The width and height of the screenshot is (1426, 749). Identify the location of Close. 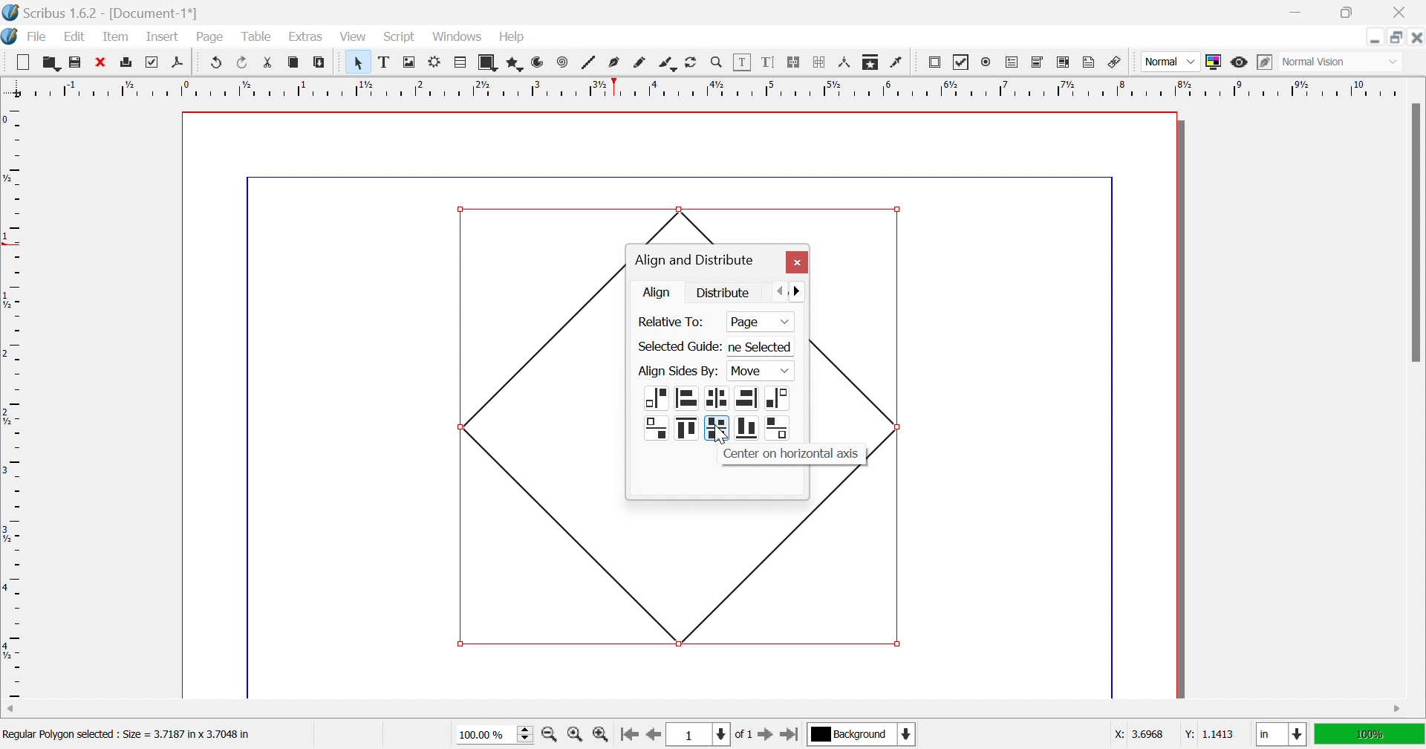
(1416, 37).